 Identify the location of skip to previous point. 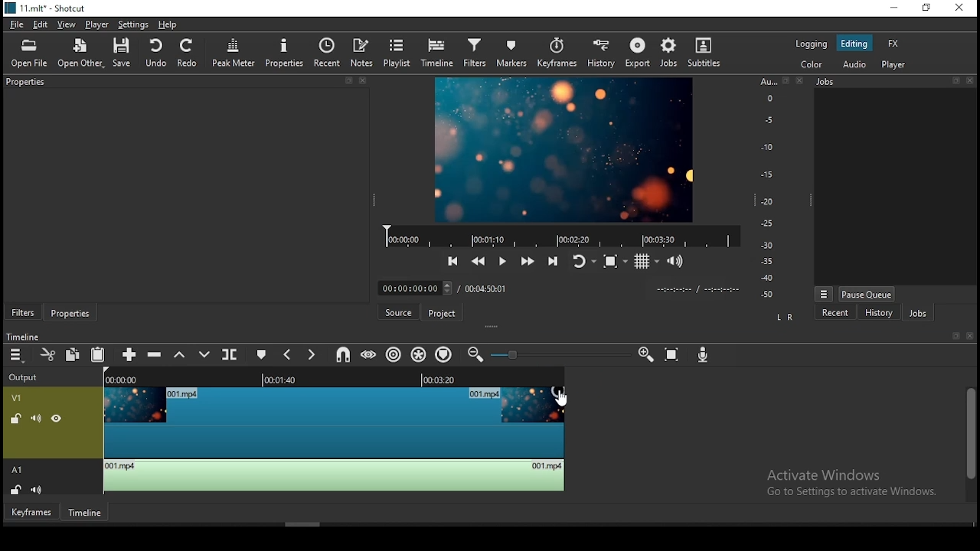
(453, 261).